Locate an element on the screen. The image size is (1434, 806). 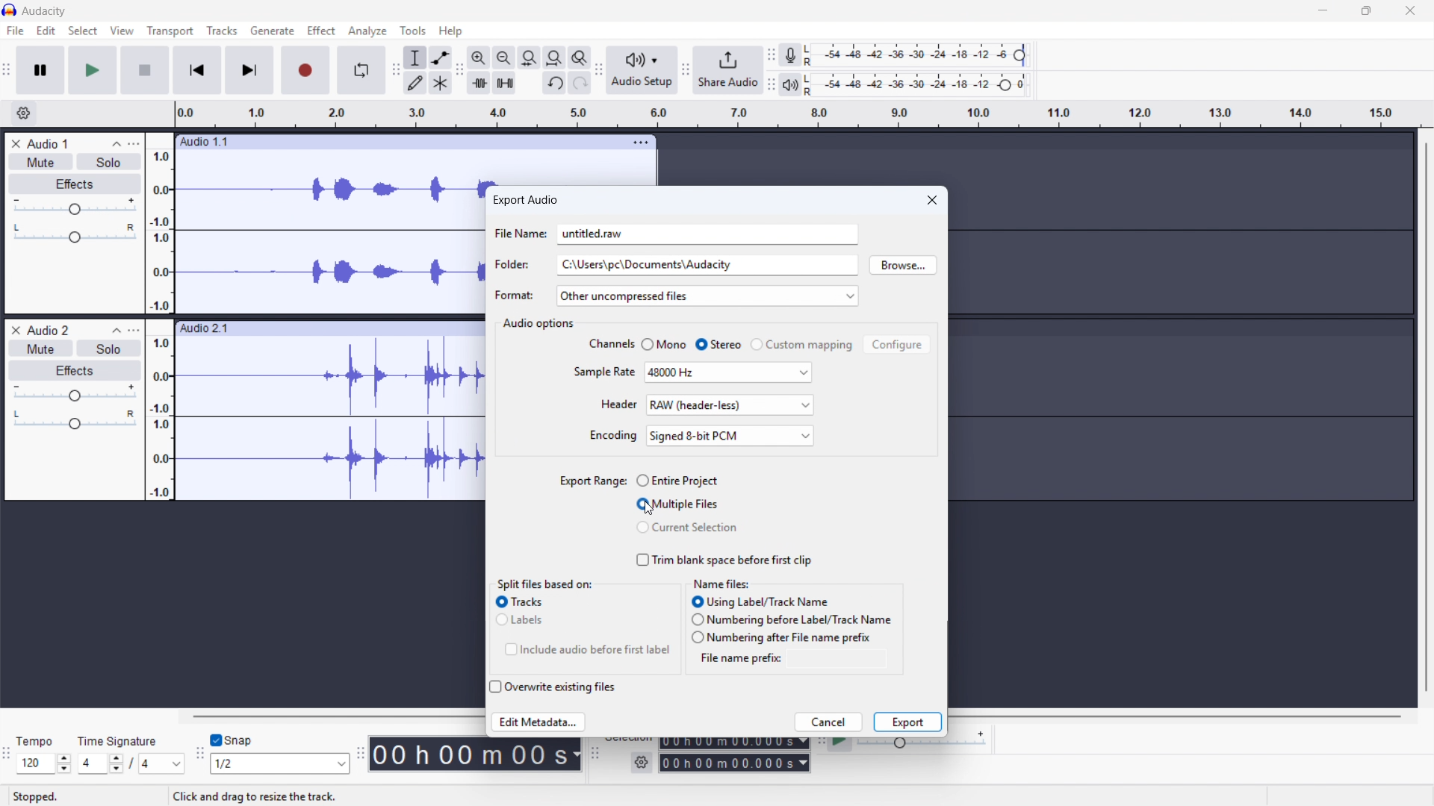
Selection toolbar  is located at coordinates (597, 761).